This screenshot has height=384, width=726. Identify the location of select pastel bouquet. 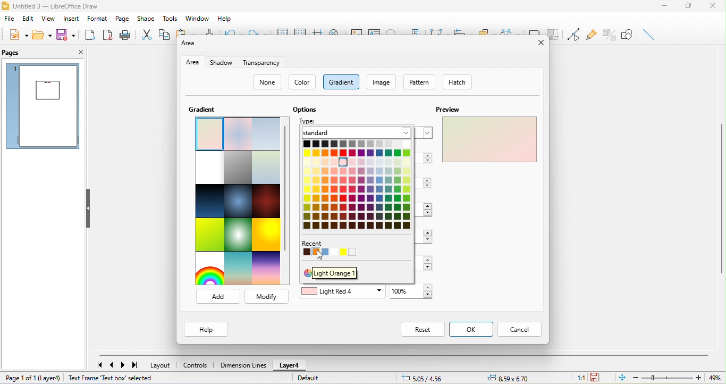
(208, 134).